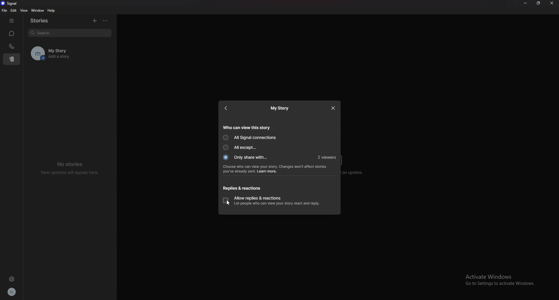 The width and height of the screenshot is (559, 300). What do you see at coordinates (52, 10) in the screenshot?
I see `help` at bounding box center [52, 10].